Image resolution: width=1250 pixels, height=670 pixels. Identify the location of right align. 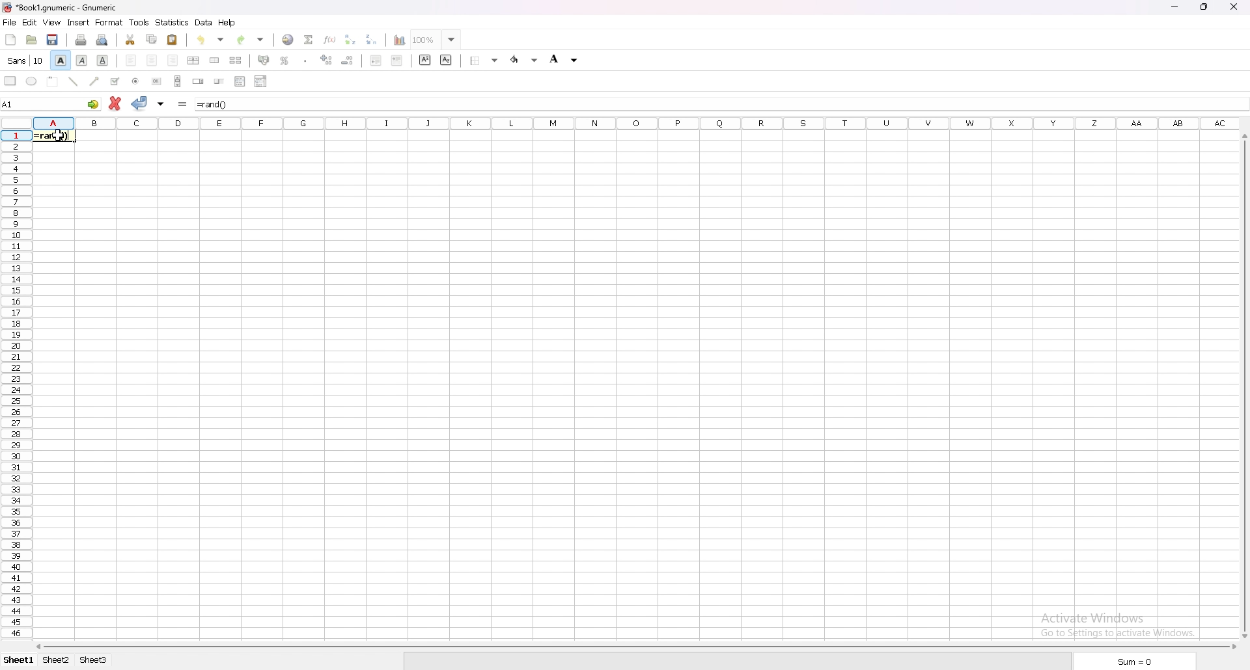
(173, 60).